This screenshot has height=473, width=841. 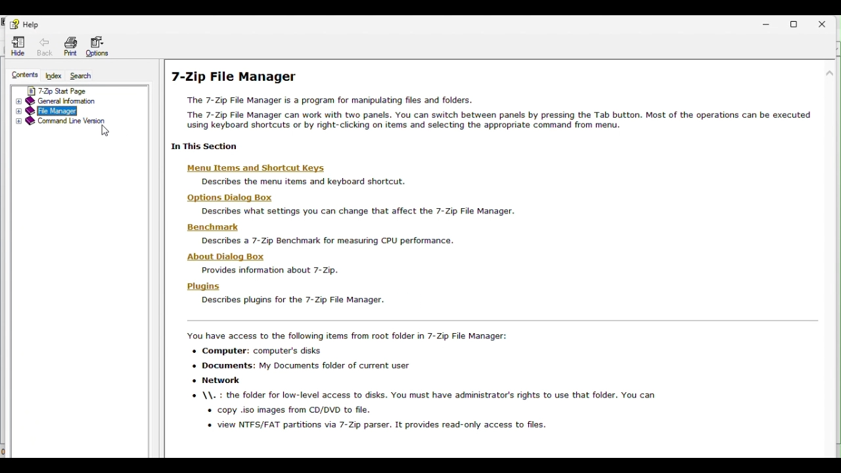 I want to click on Cursor, so click(x=106, y=133).